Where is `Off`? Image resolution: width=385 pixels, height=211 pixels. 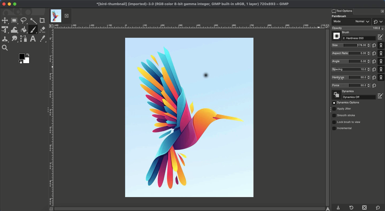
Off is located at coordinates (354, 97).